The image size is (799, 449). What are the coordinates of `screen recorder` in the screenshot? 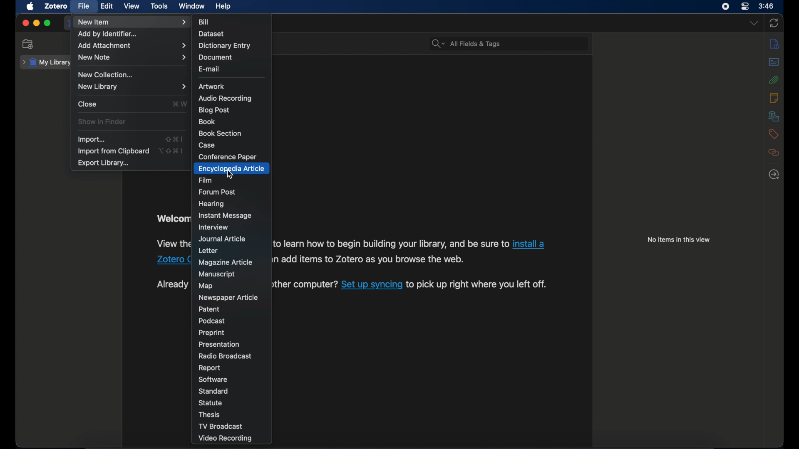 It's located at (726, 6).